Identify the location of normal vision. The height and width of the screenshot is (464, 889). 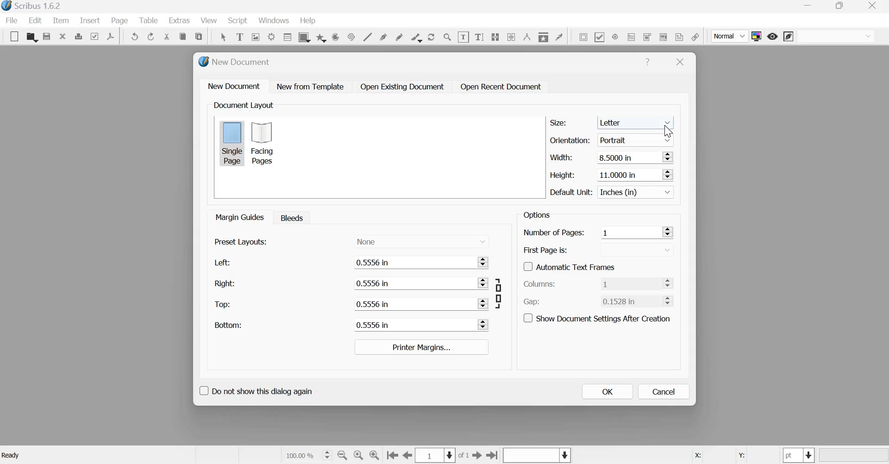
(836, 36).